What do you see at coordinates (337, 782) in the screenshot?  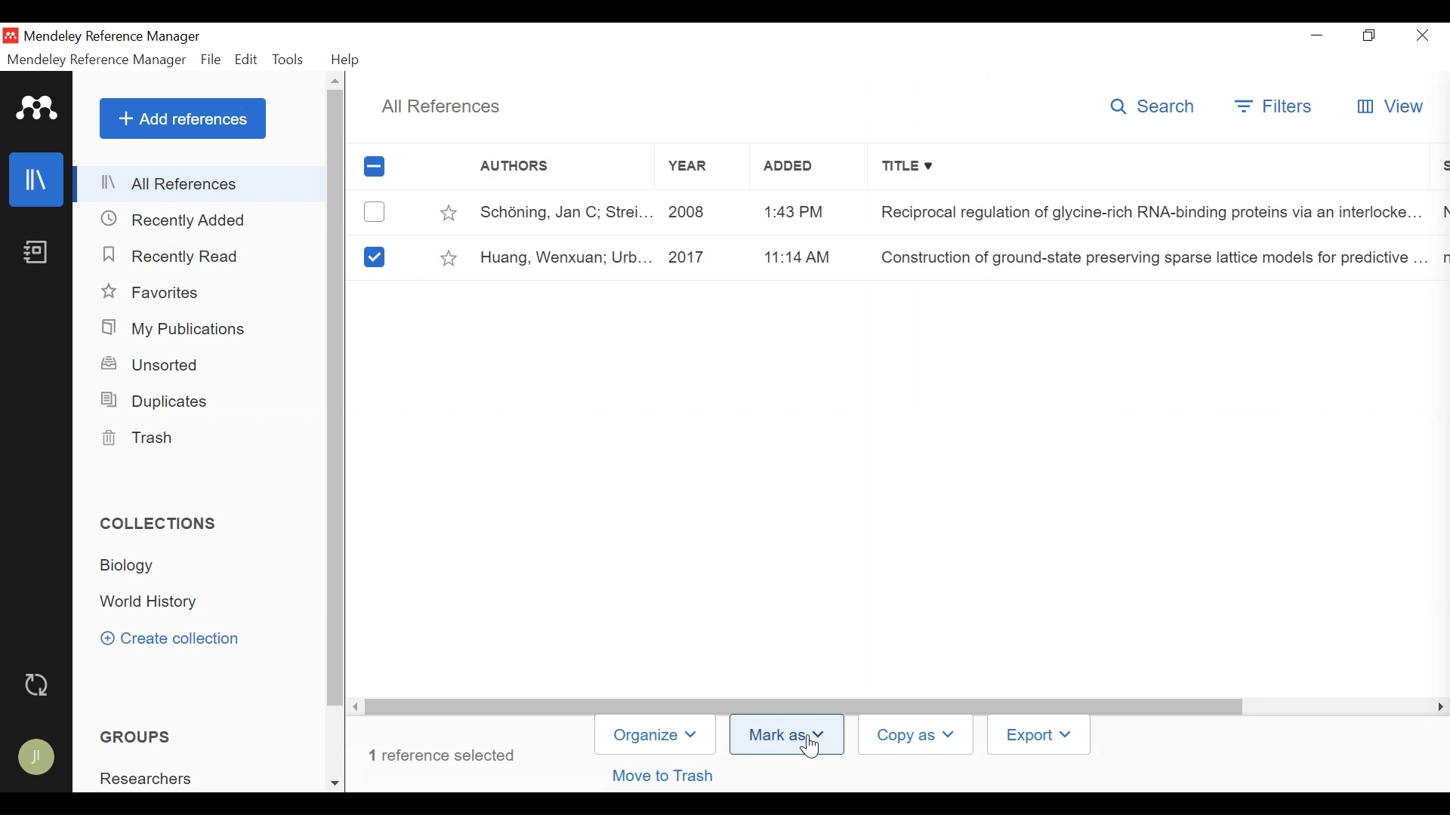 I see `Scroll Down` at bounding box center [337, 782].